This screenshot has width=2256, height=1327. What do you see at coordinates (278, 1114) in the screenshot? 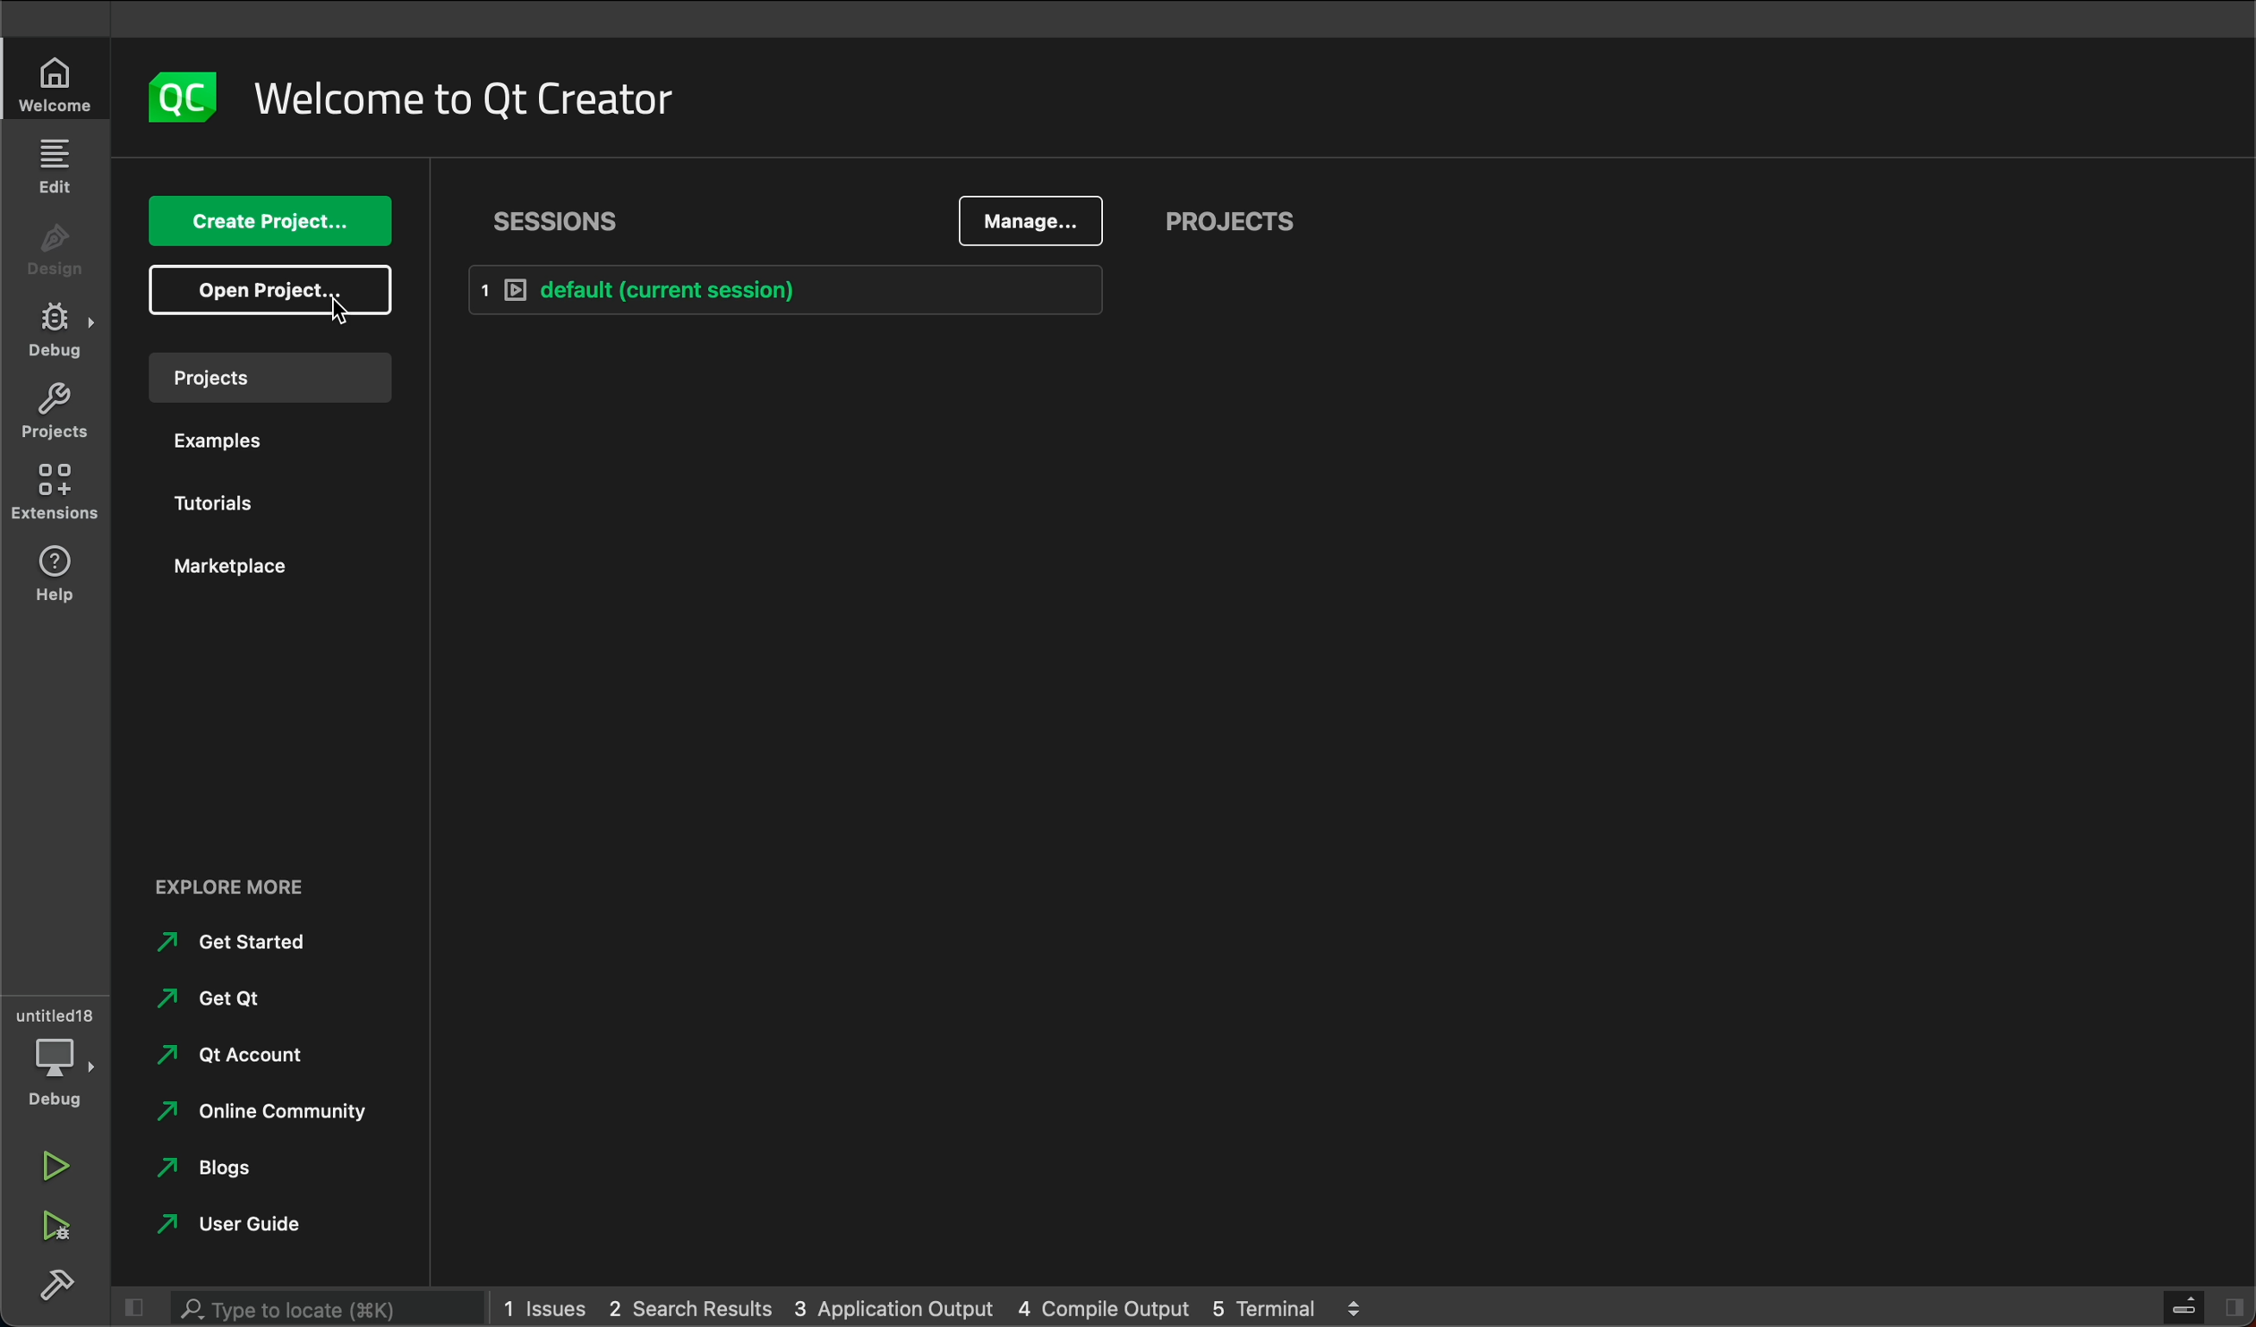
I see `online community` at bounding box center [278, 1114].